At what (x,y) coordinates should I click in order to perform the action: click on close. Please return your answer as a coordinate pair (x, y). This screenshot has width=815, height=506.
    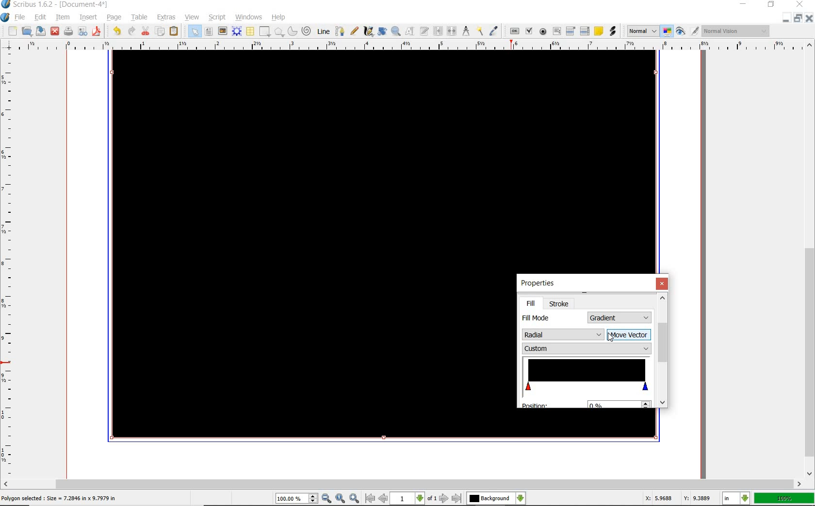
    Looking at the image, I should click on (55, 32).